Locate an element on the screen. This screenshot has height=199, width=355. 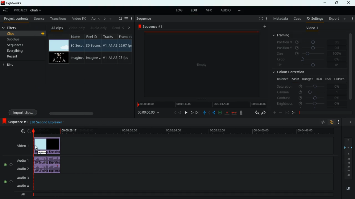
add is located at coordinates (264, 26).